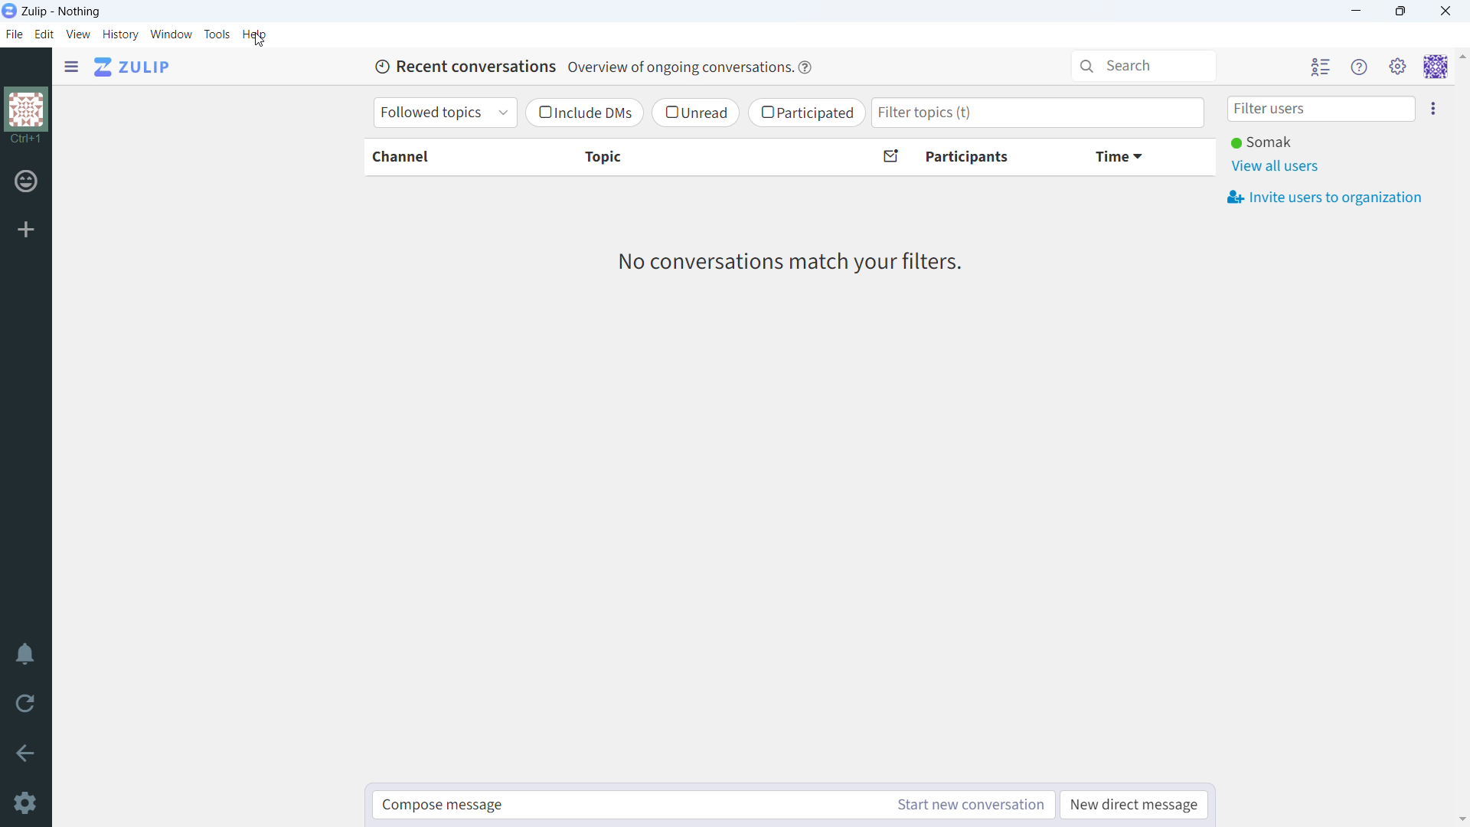  What do you see at coordinates (29, 116) in the screenshot?
I see `logo` at bounding box center [29, 116].